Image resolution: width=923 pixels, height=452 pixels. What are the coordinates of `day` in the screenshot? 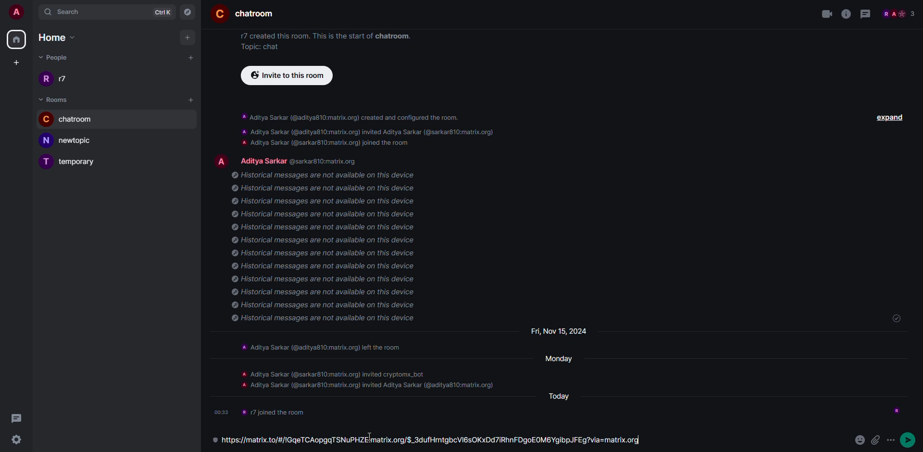 It's located at (554, 331).